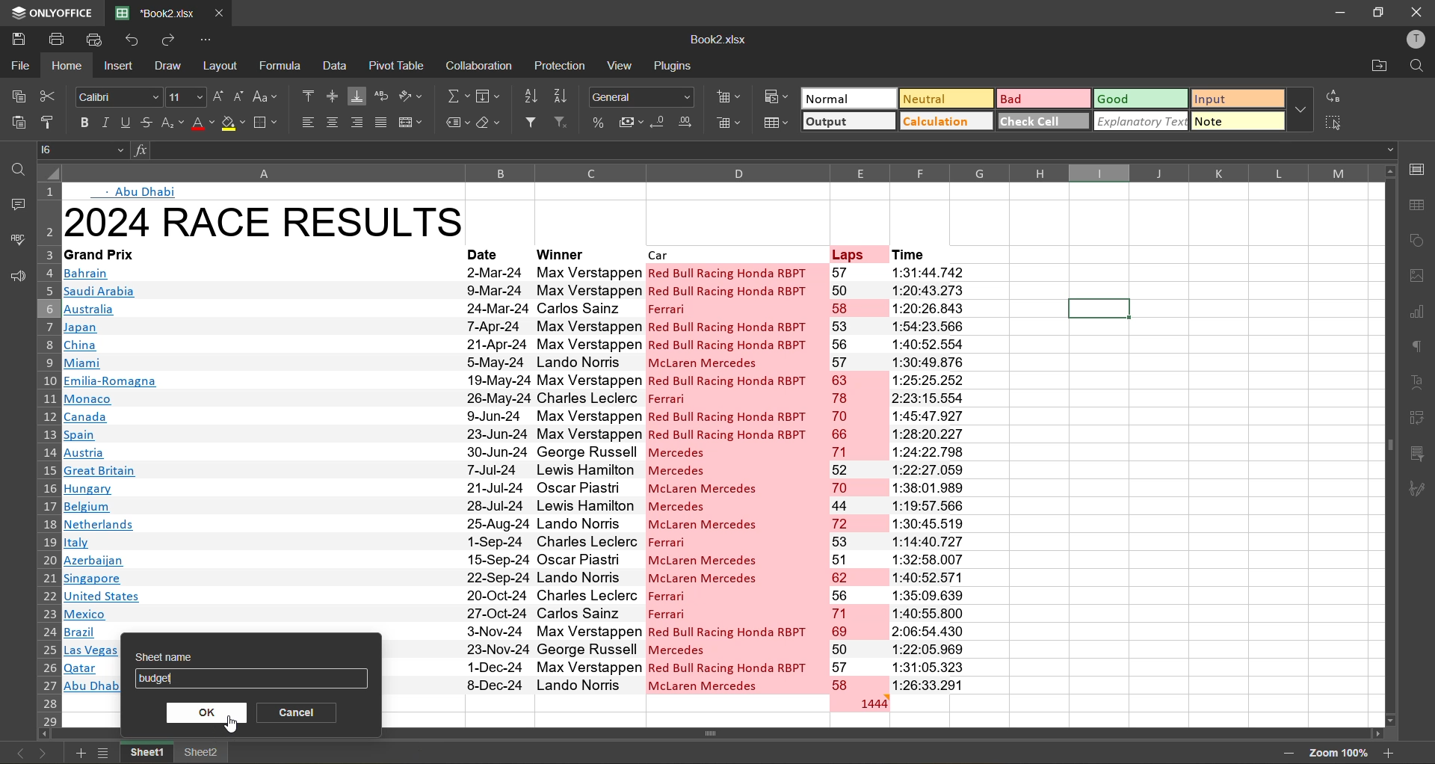 The height and width of the screenshot is (764, 1435). I want to click on ok, so click(207, 712).